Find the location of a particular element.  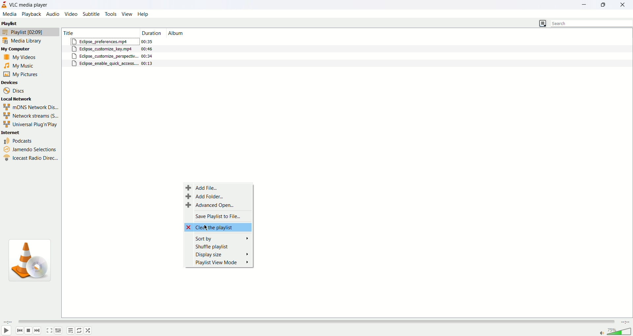

my computer is located at coordinates (31, 49).